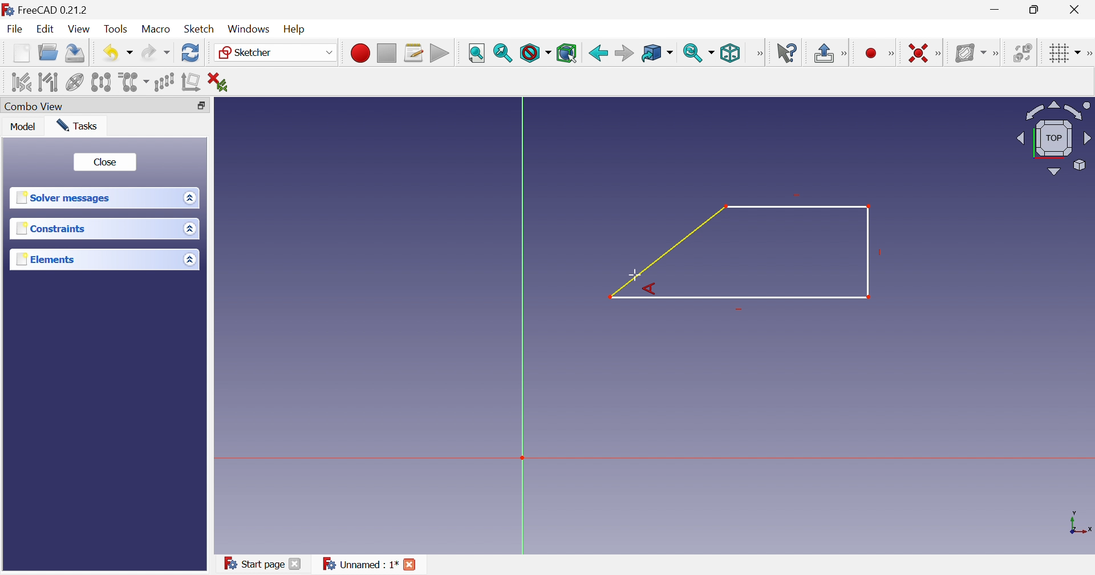  What do you see at coordinates (200, 29) in the screenshot?
I see `Sketch` at bounding box center [200, 29].